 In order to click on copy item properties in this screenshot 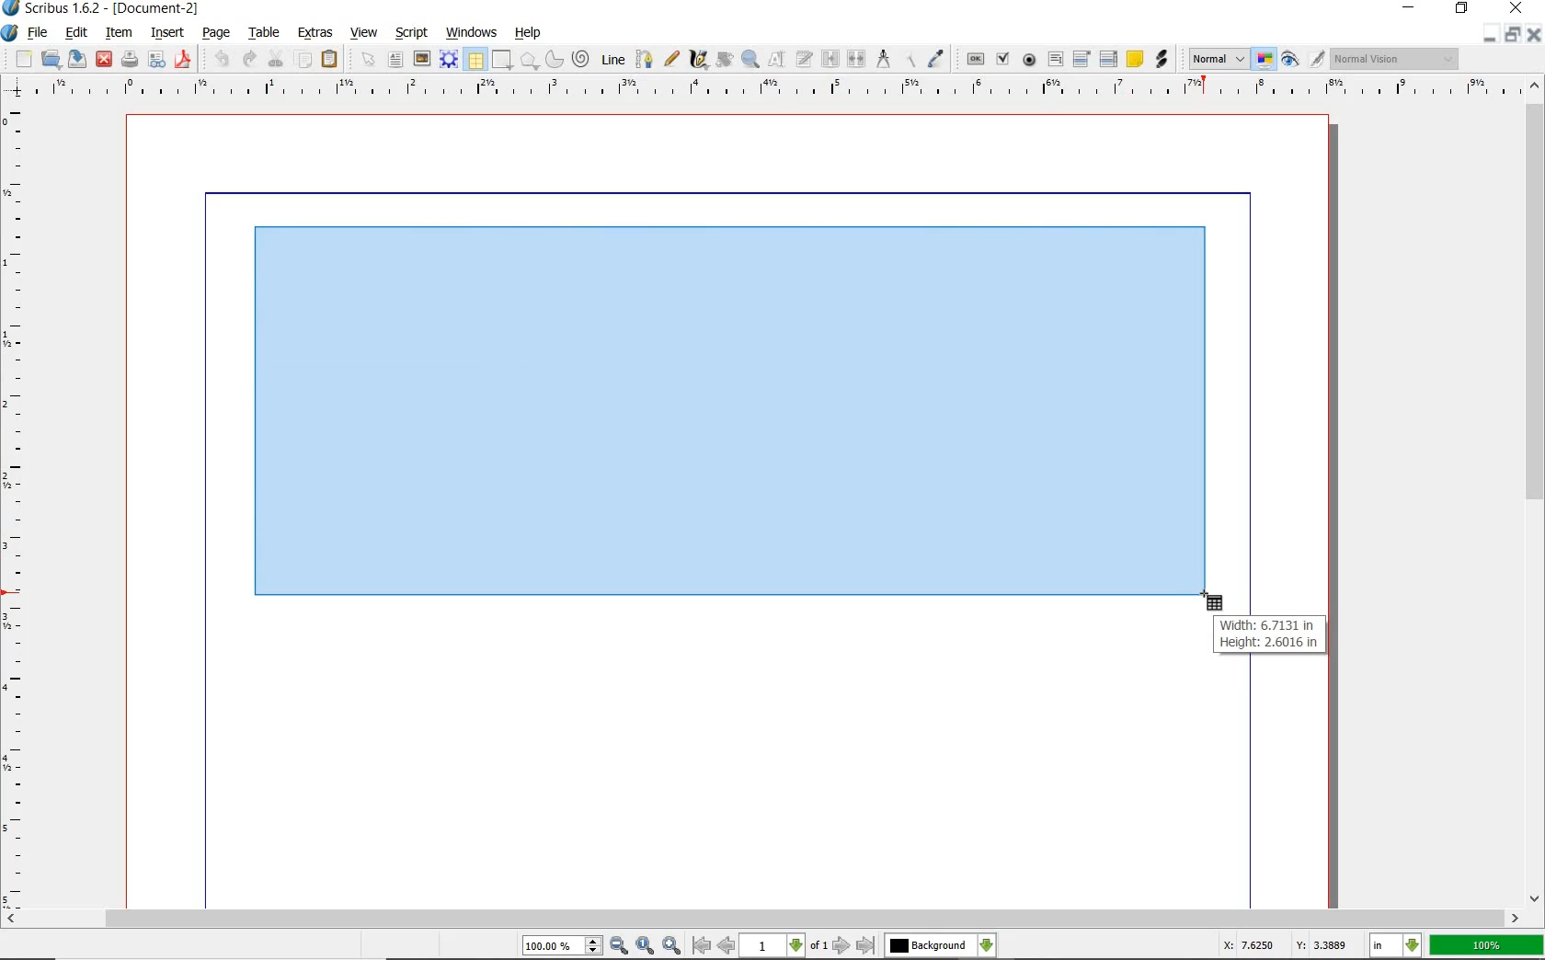, I will do `click(910, 62)`.